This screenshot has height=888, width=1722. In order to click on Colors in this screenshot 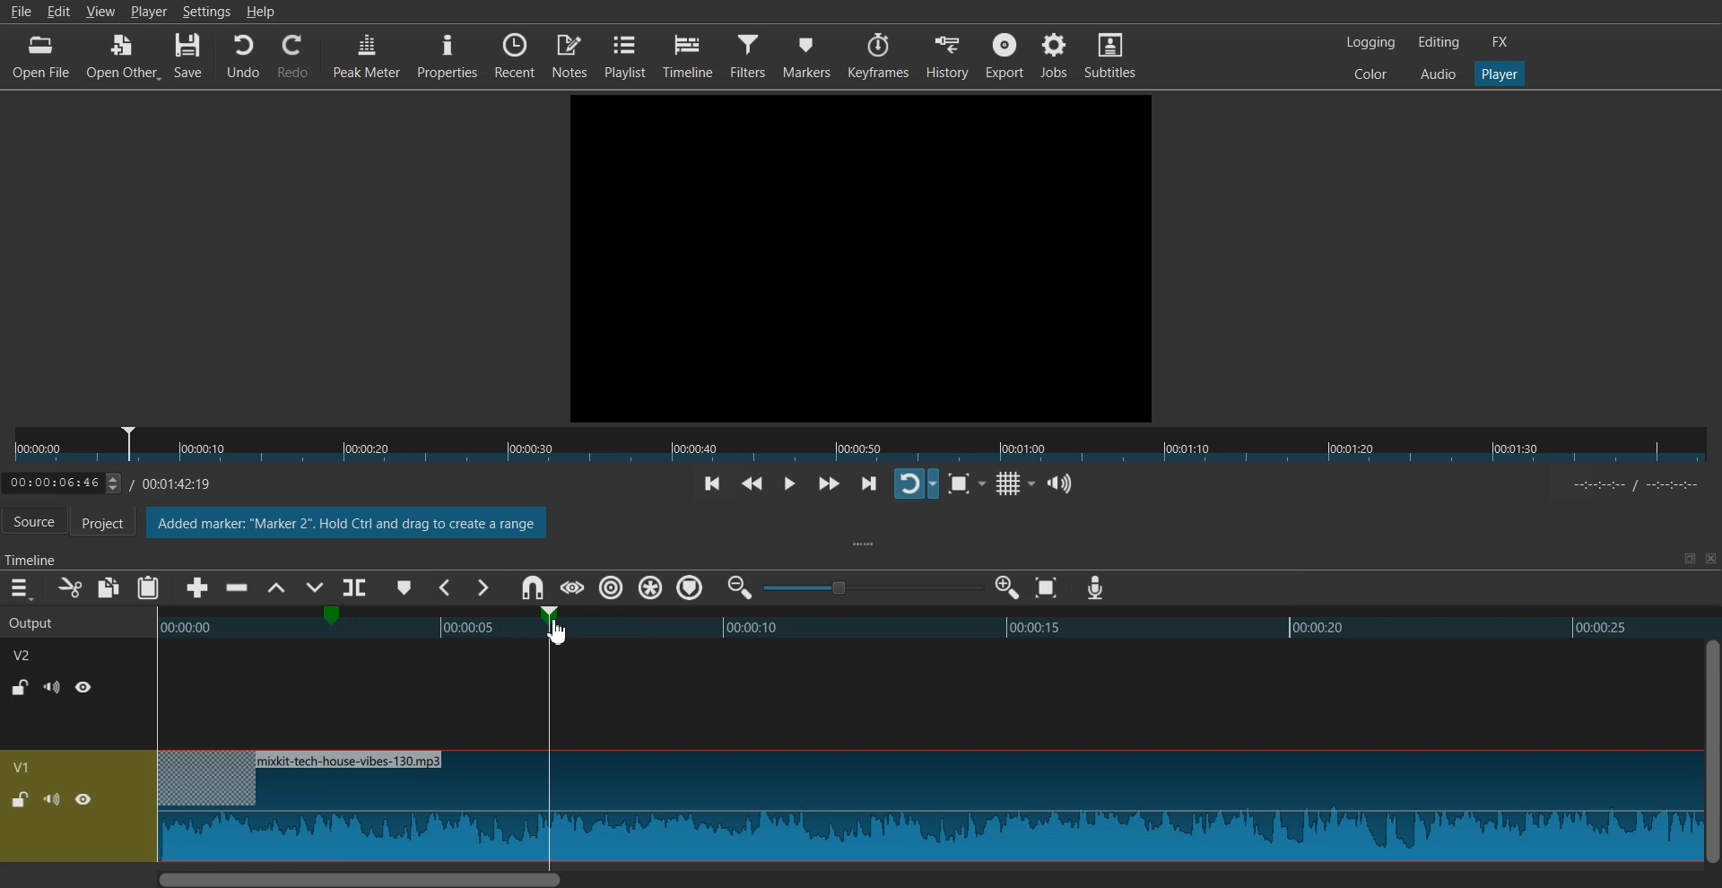, I will do `click(1370, 73)`.